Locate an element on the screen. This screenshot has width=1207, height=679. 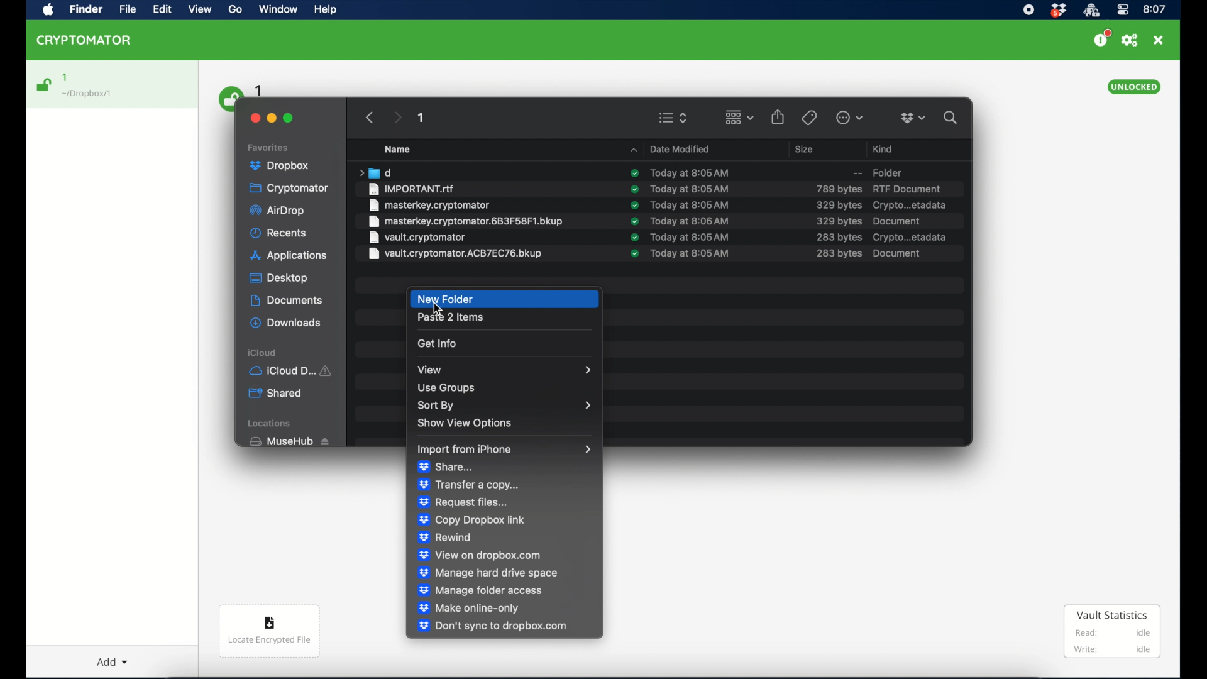
transfer is located at coordinates (471, 484).